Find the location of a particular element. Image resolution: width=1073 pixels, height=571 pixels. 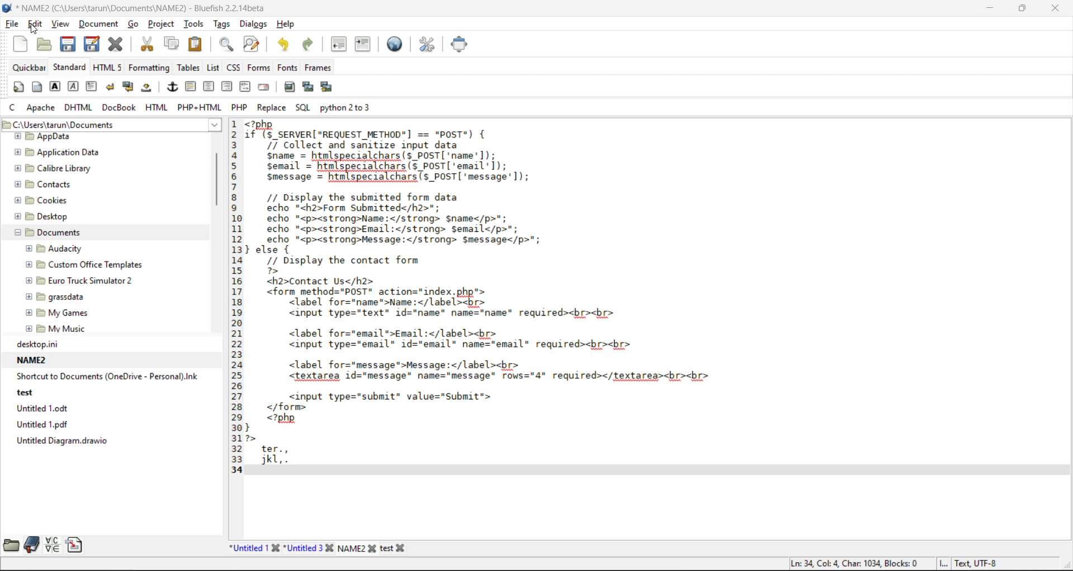

help is located at coordinates (287, 26).